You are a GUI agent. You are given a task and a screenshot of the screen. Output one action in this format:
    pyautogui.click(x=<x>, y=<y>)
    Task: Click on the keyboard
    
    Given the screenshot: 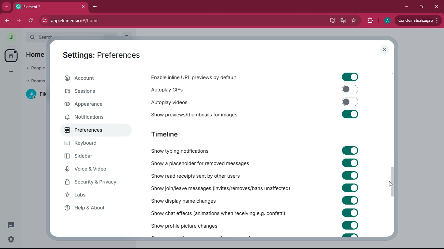 What is the action you would take?
    pyautogui.click(x=85, y=144)
    